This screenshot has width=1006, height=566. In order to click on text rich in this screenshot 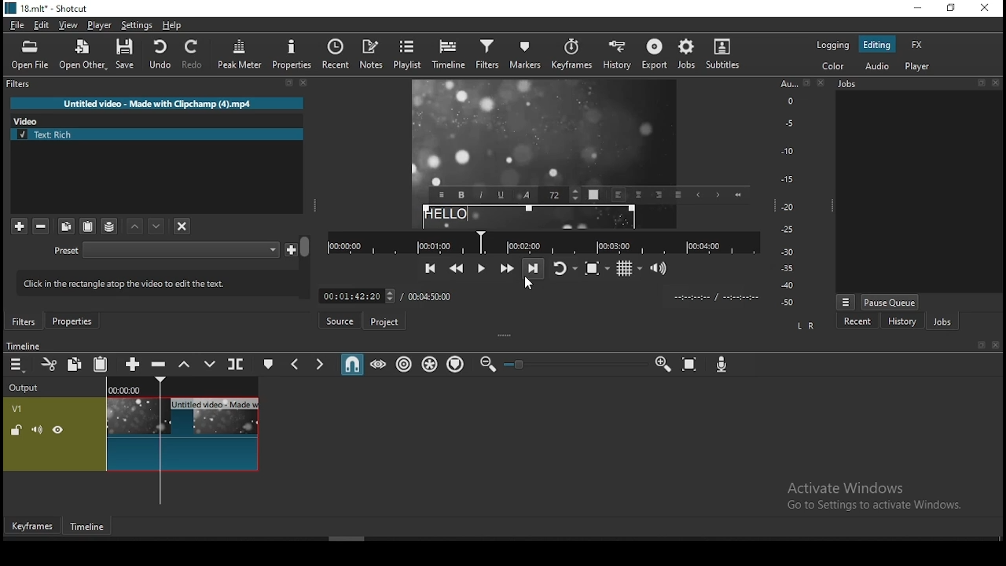, I will do `click(158, 134)`.